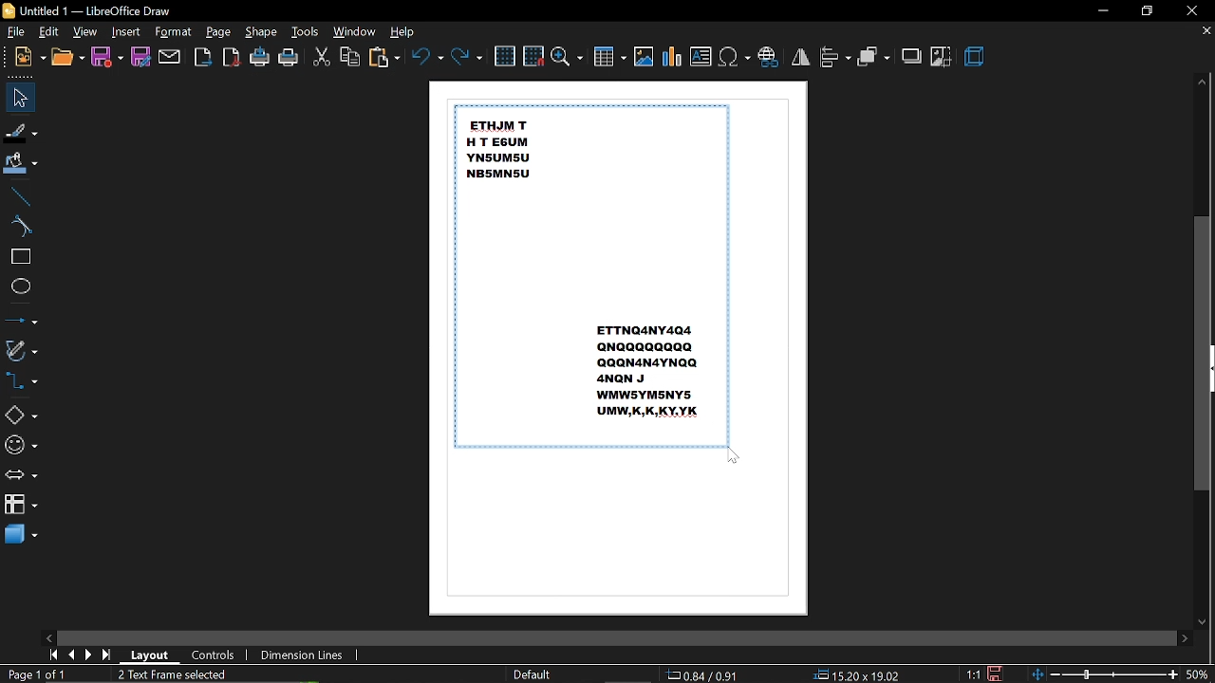 Image resolution: width=1215 pixels, height=683 pixels. I want to click on lines and arrows, so click(21, 317).